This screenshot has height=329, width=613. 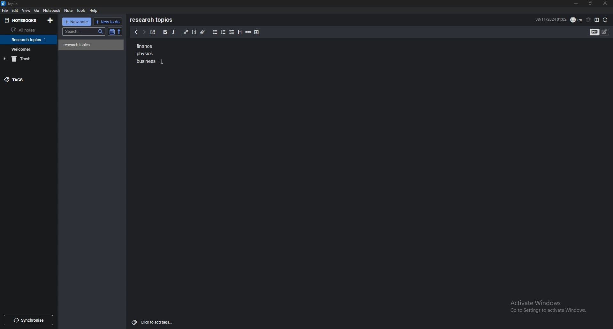 I want to click on spell check, so click(x=576, y=19).